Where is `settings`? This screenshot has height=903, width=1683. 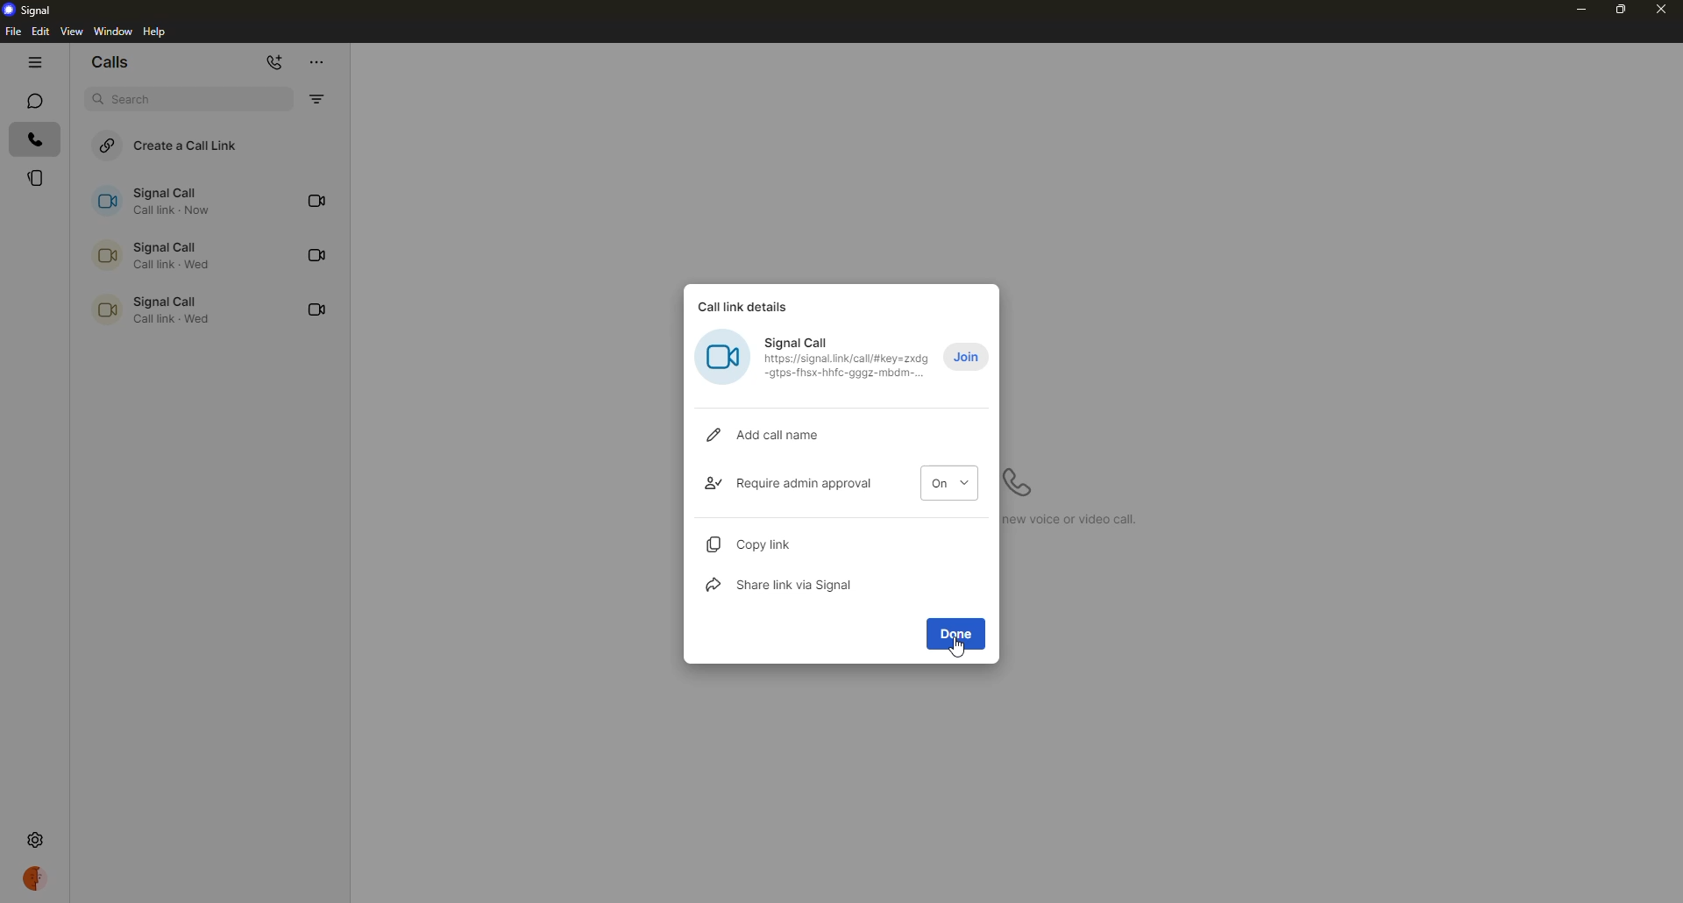 settings is located at coordinates (34, 840).